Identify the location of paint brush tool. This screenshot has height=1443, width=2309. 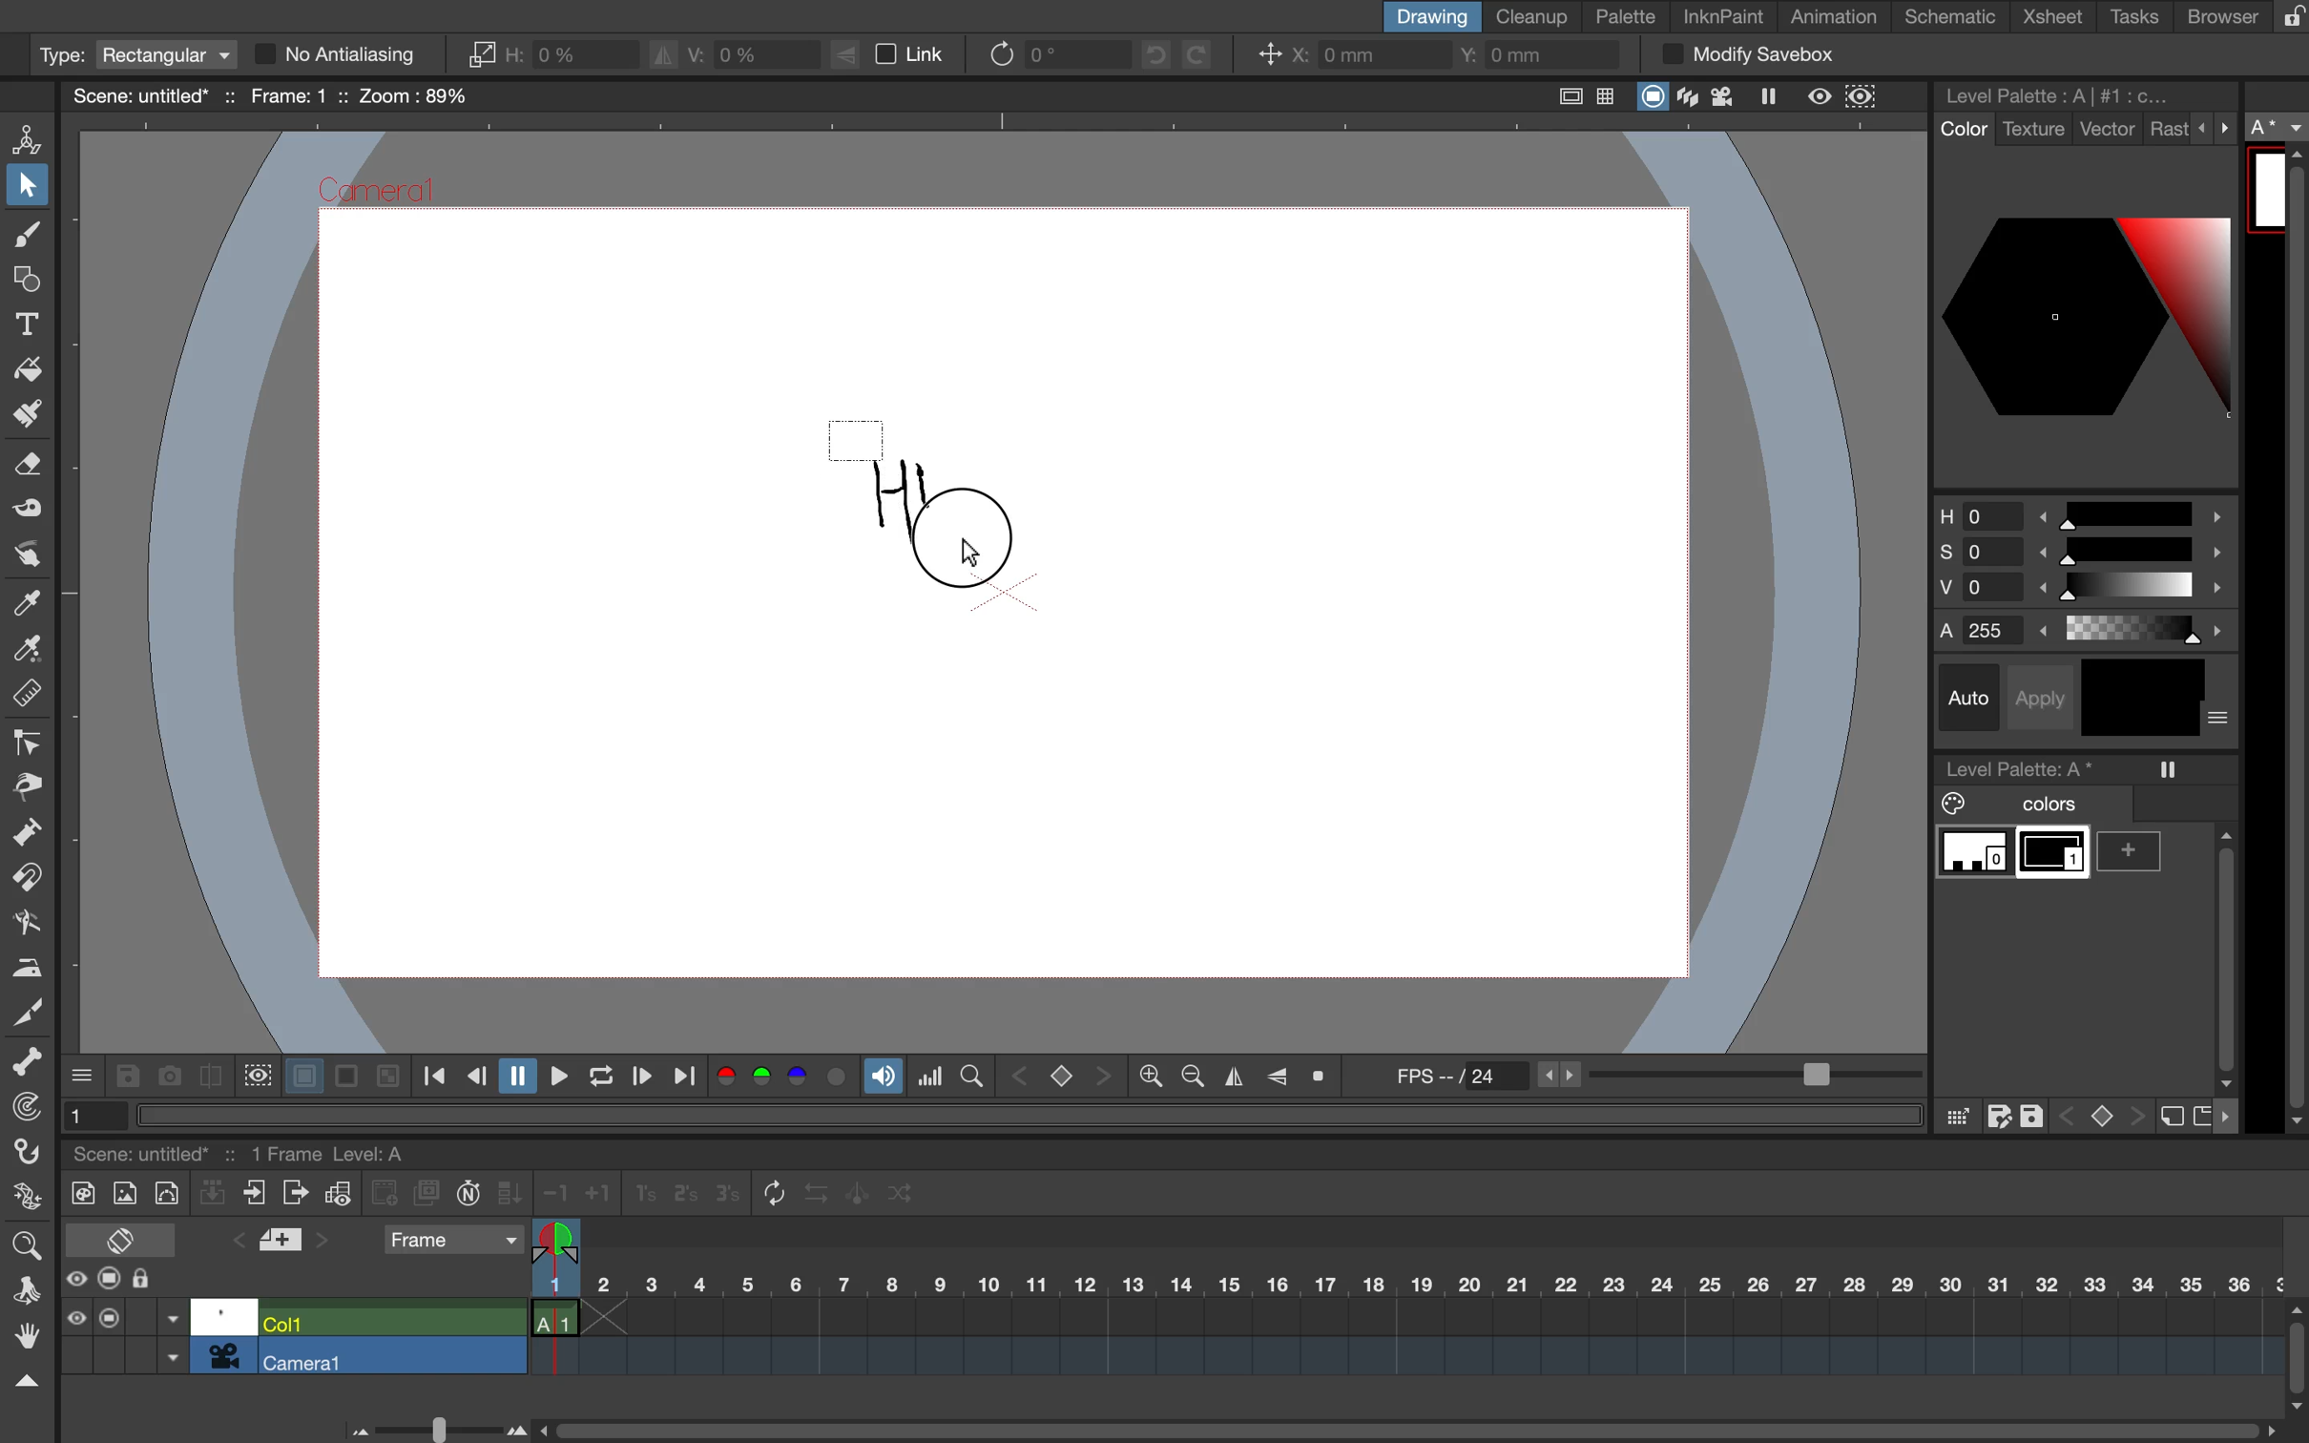
(22, 417).